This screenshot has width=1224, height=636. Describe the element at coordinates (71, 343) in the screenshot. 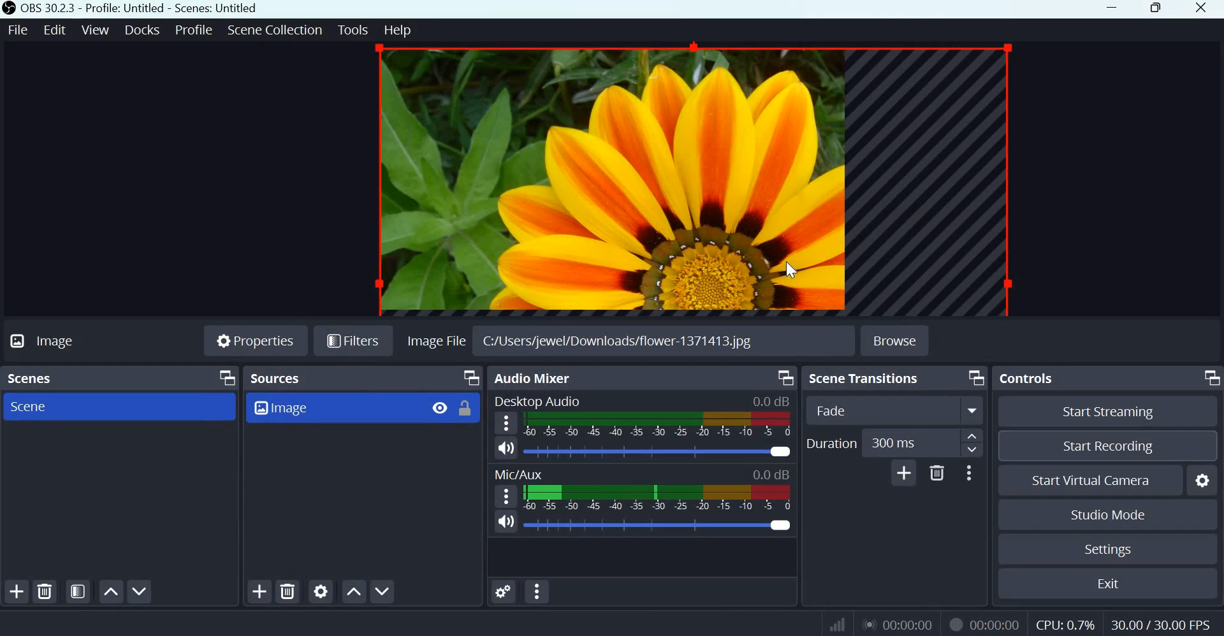

I see `No source selected` at that location.